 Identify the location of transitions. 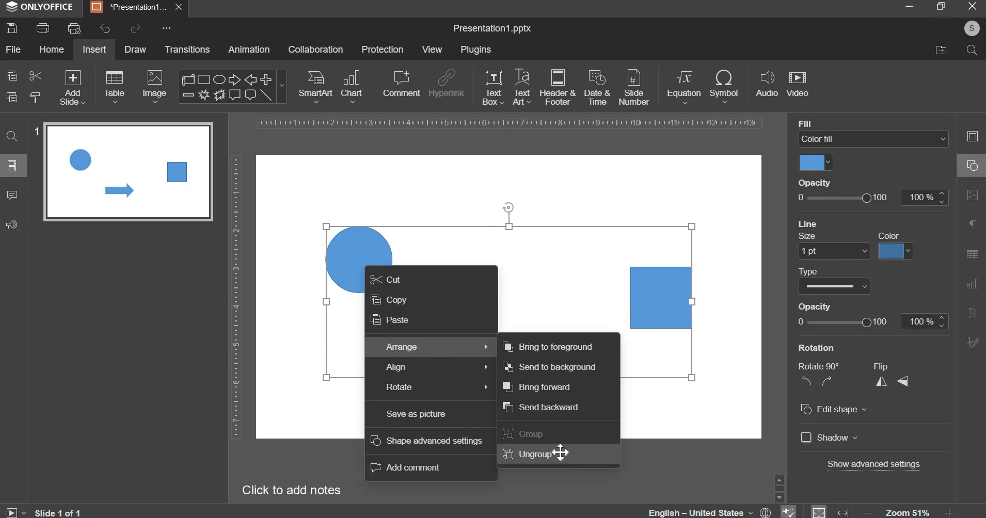
(188, 49).